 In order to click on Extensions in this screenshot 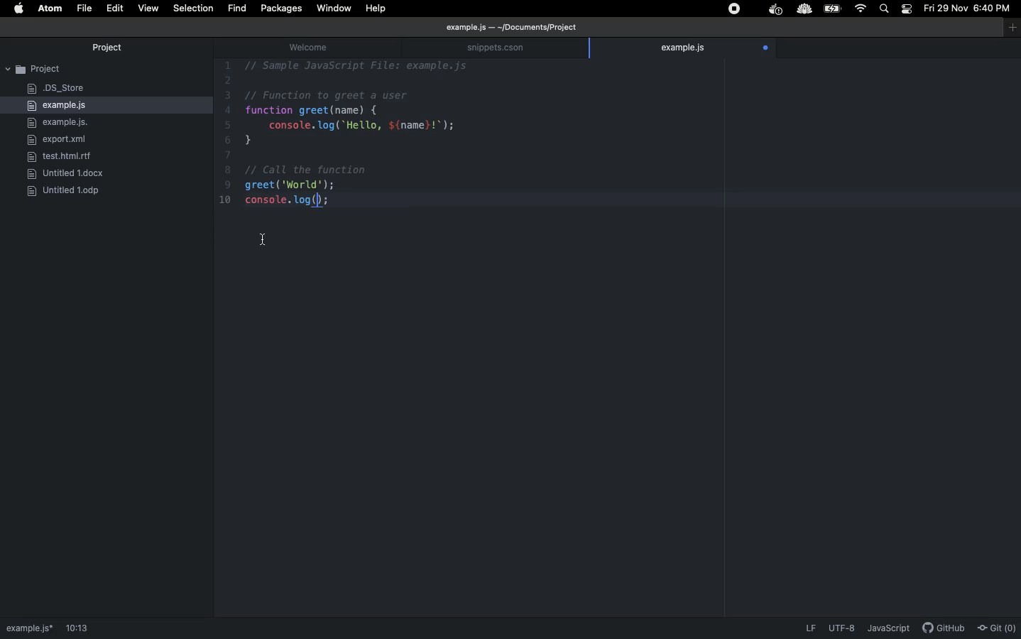, I will do `click(739, 9)`.